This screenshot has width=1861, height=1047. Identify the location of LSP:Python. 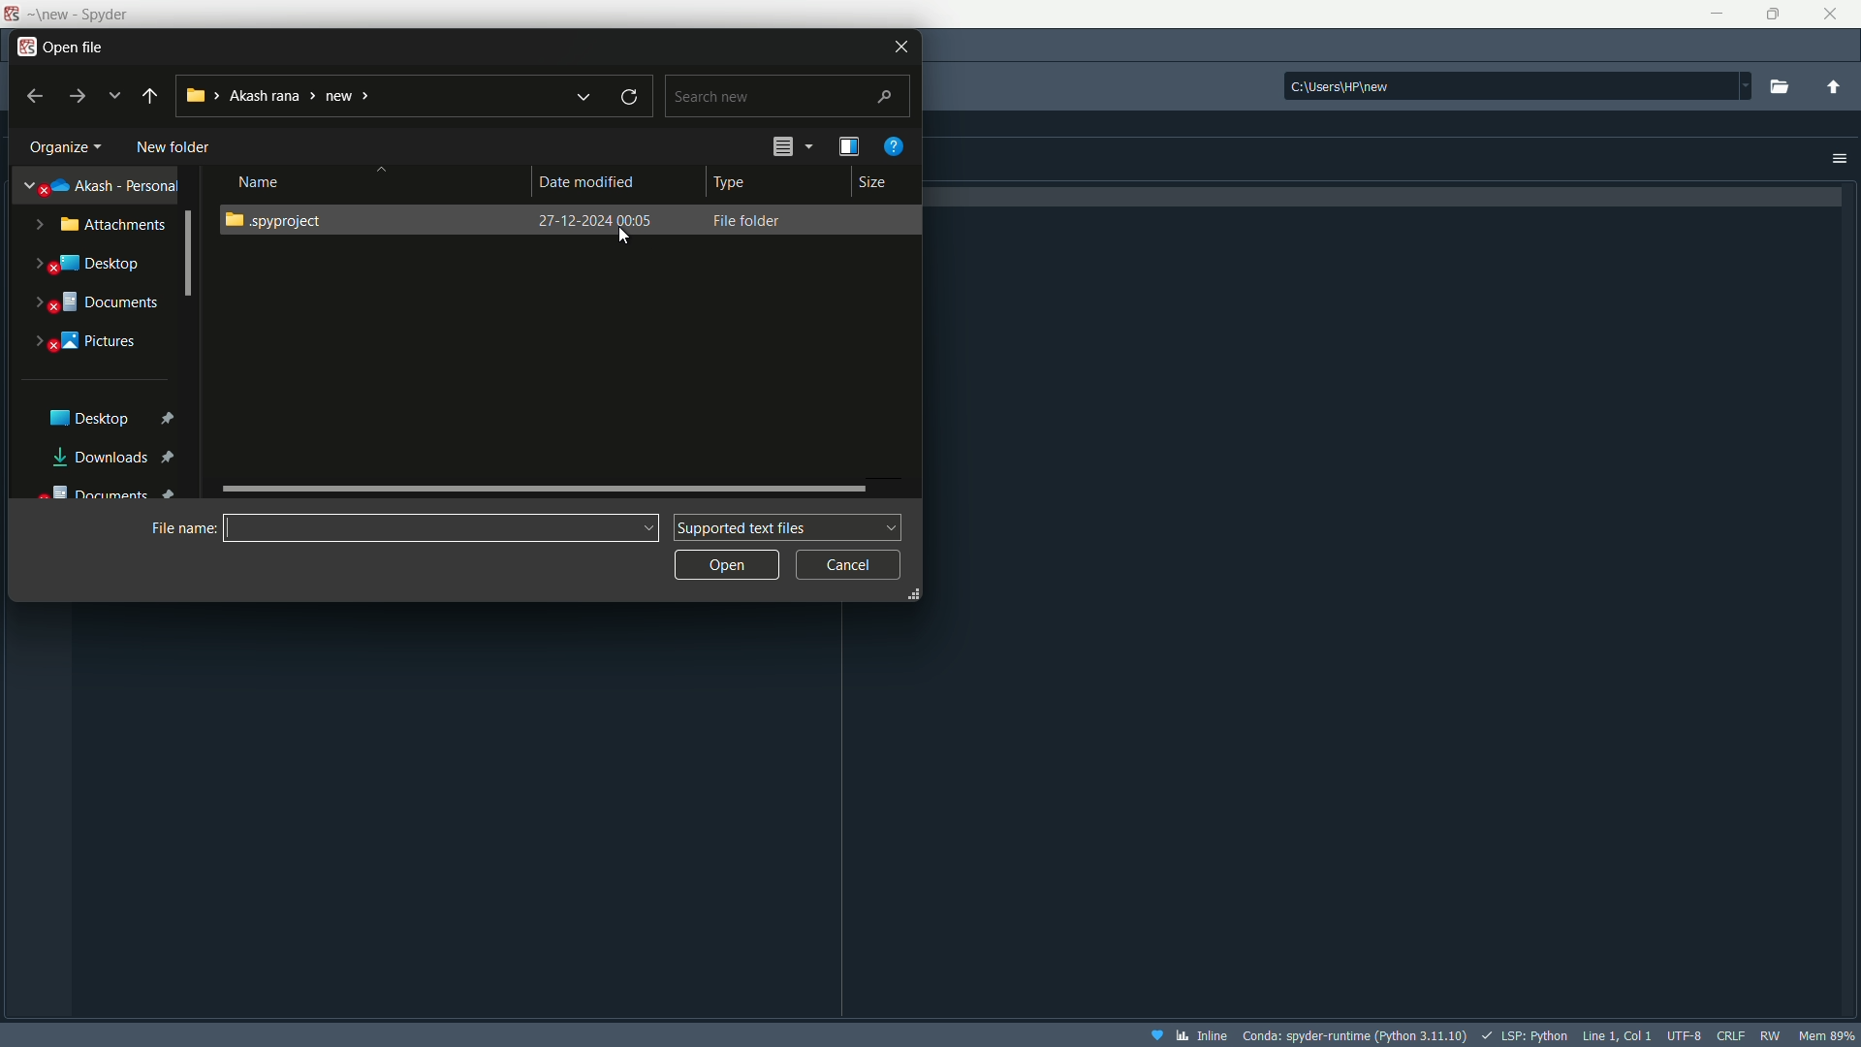
(1525, 1035).